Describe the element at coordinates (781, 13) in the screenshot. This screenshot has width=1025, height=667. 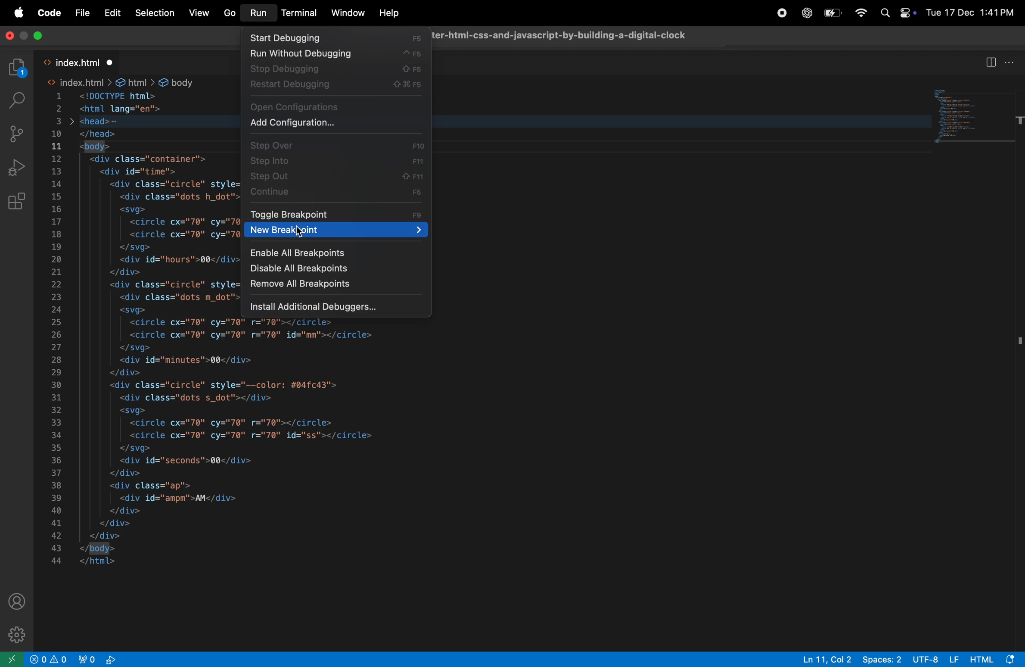
I see `record` at that location.